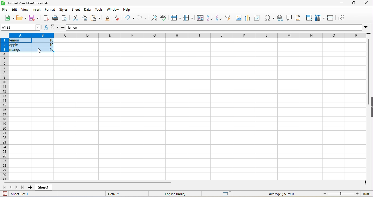  Describe the element at coordinates (46, 28) in the screenshot. I see `function wizard` at that location.